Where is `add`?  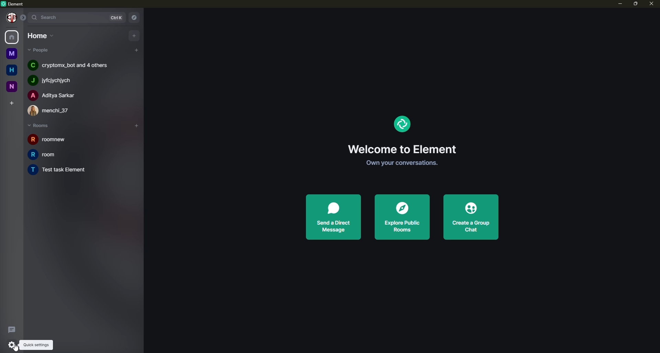 add is located at coordinates (135, 49).